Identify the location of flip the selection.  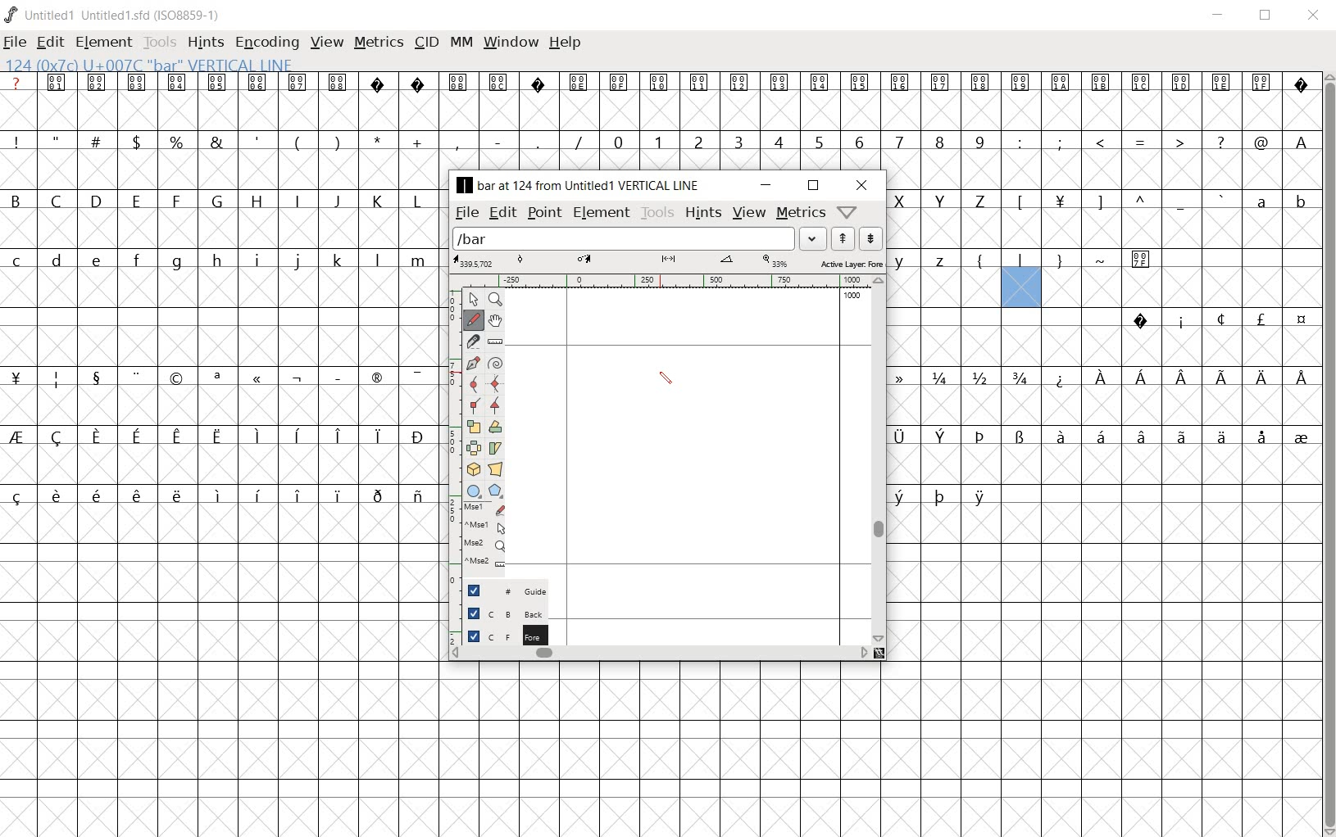
(473, 446).